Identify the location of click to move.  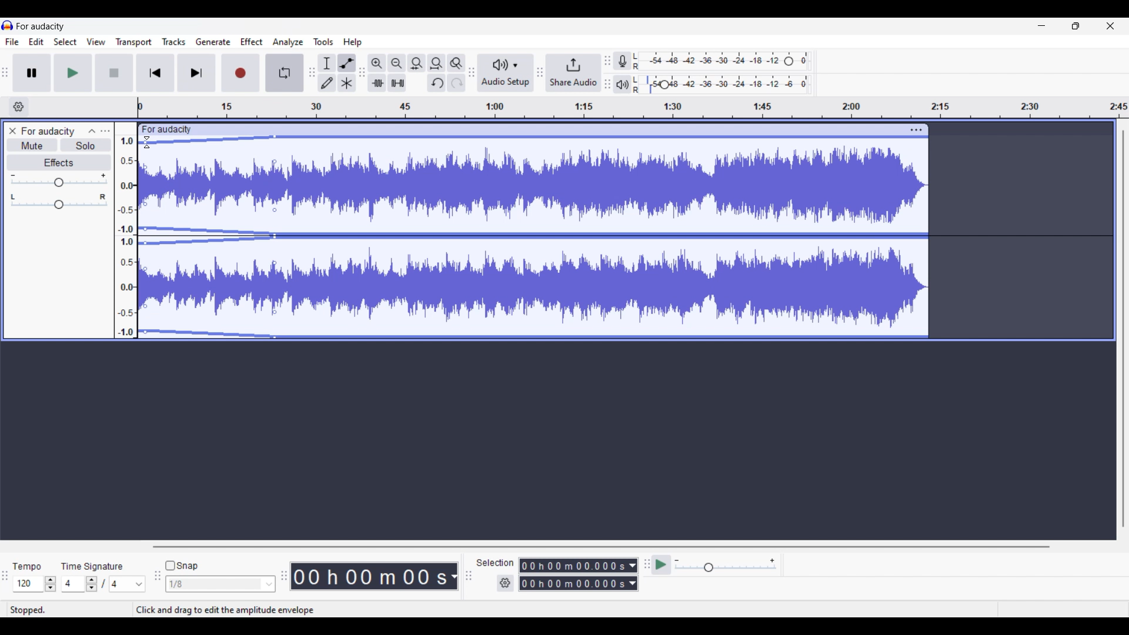
(550, 129).